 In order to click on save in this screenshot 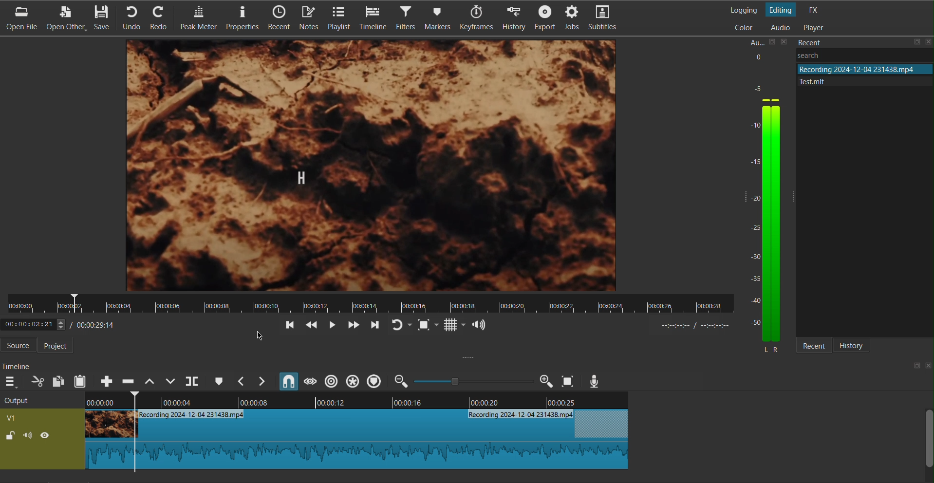, I will do `click(915, 367)`.